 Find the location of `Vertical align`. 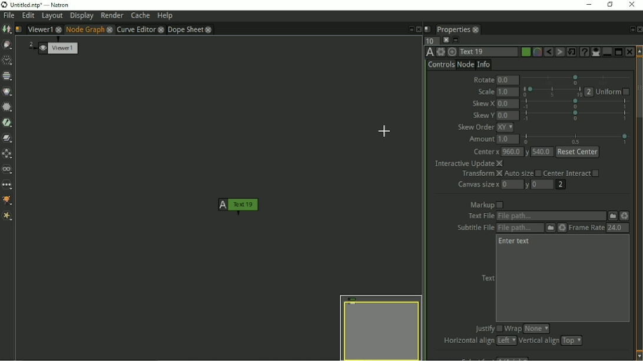

Vertical align is located at coordinates (538, 341).